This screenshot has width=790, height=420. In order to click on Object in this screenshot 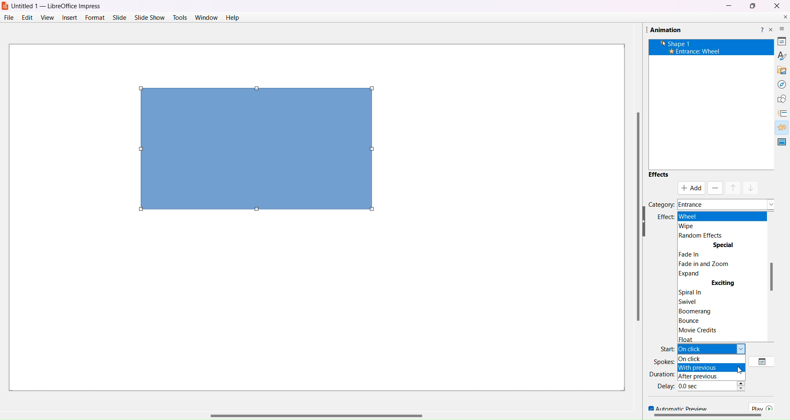, I will do `click(256, 149)`.